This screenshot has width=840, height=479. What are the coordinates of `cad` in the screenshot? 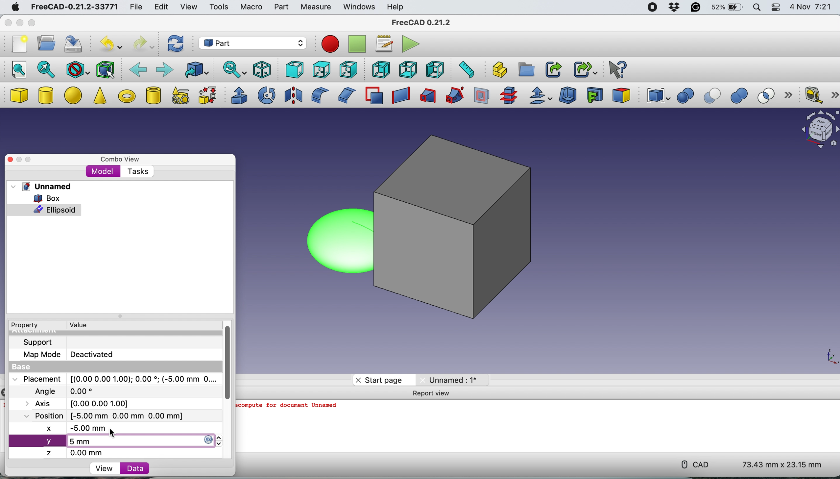 It's located at (692, 465).